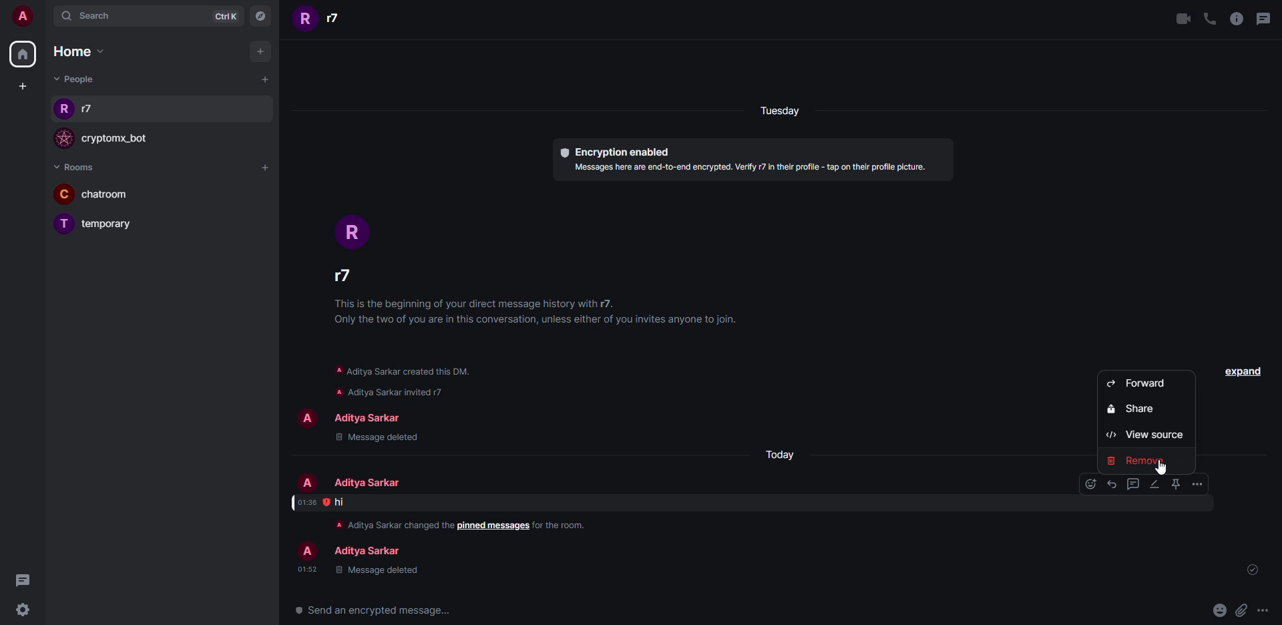 The height and width of the screenshot is (625, 1282). What do you see at coordinates (111, 194) in the screenshot?
I see `room` at bounding box center [111, 194].